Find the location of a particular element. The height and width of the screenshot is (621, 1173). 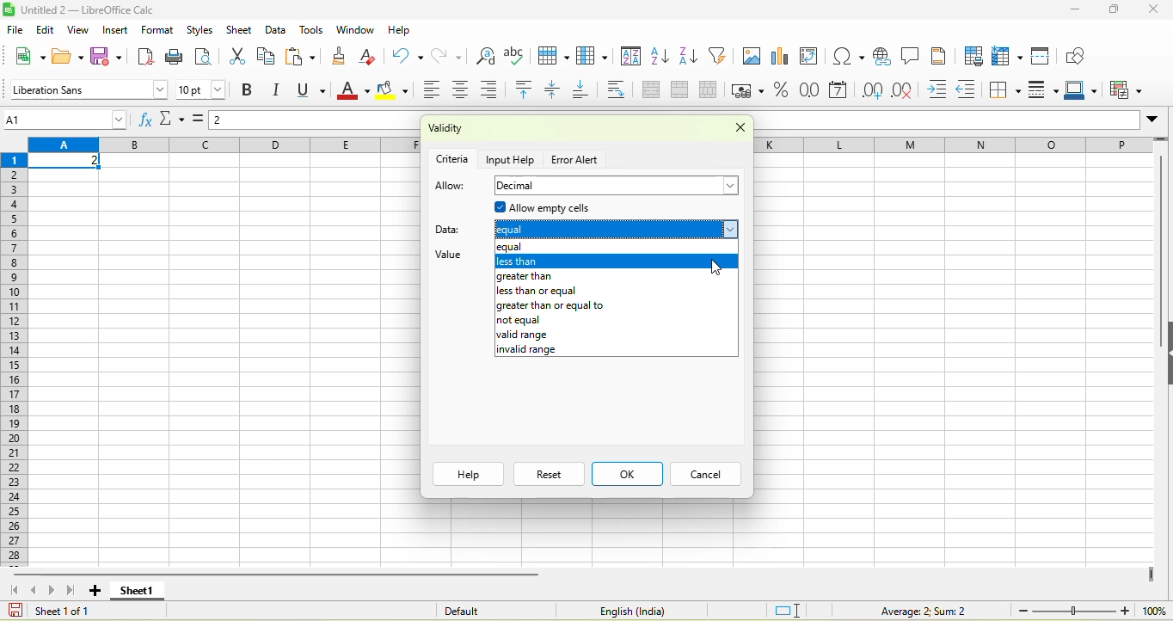

zoom is located at coordinates (1074, 610).